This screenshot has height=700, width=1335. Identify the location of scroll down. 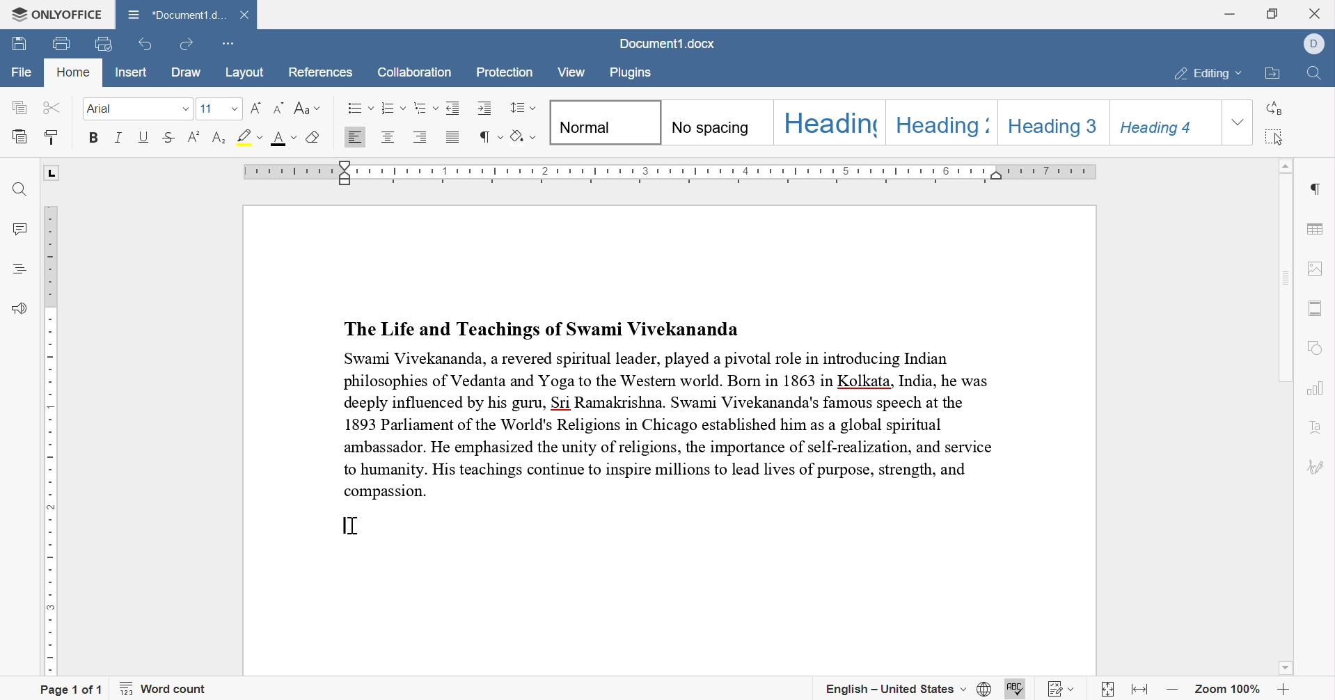
(1285, 667).